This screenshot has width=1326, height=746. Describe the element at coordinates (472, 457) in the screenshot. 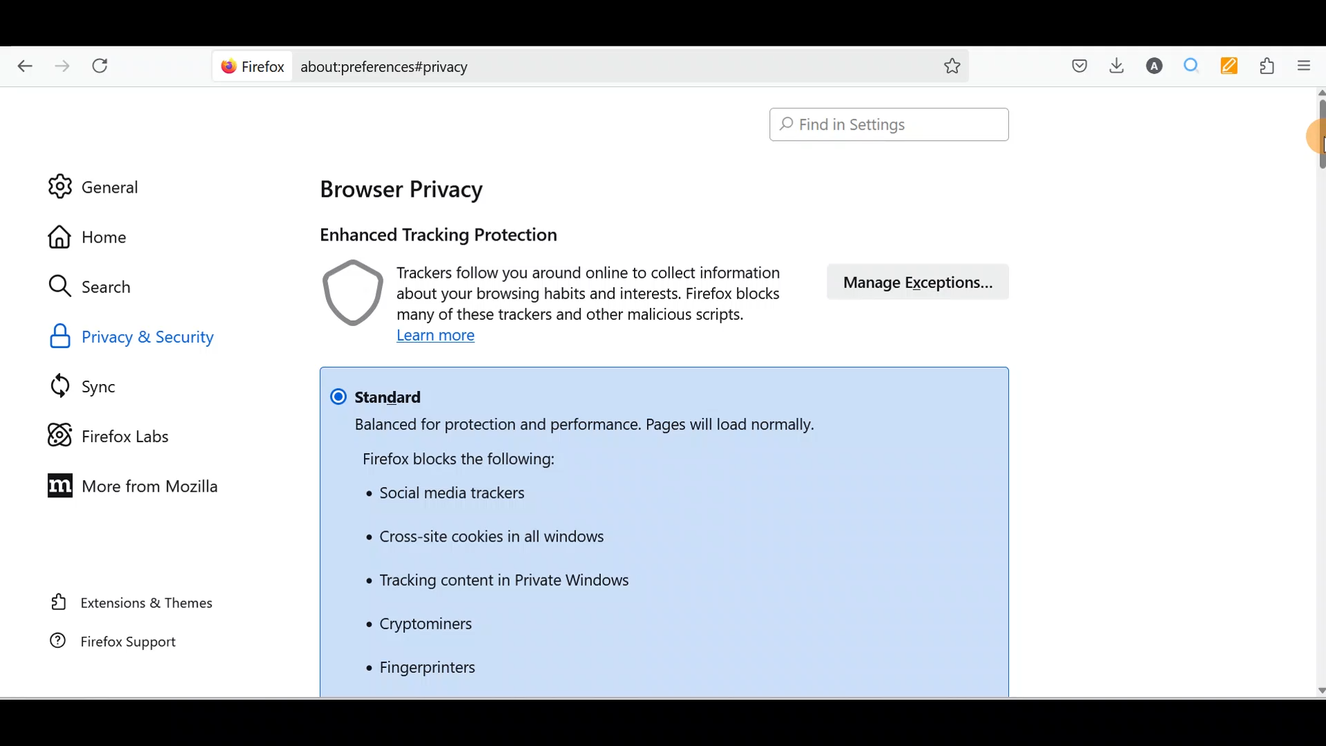

I see `Firefox blocks the following:` at that location.